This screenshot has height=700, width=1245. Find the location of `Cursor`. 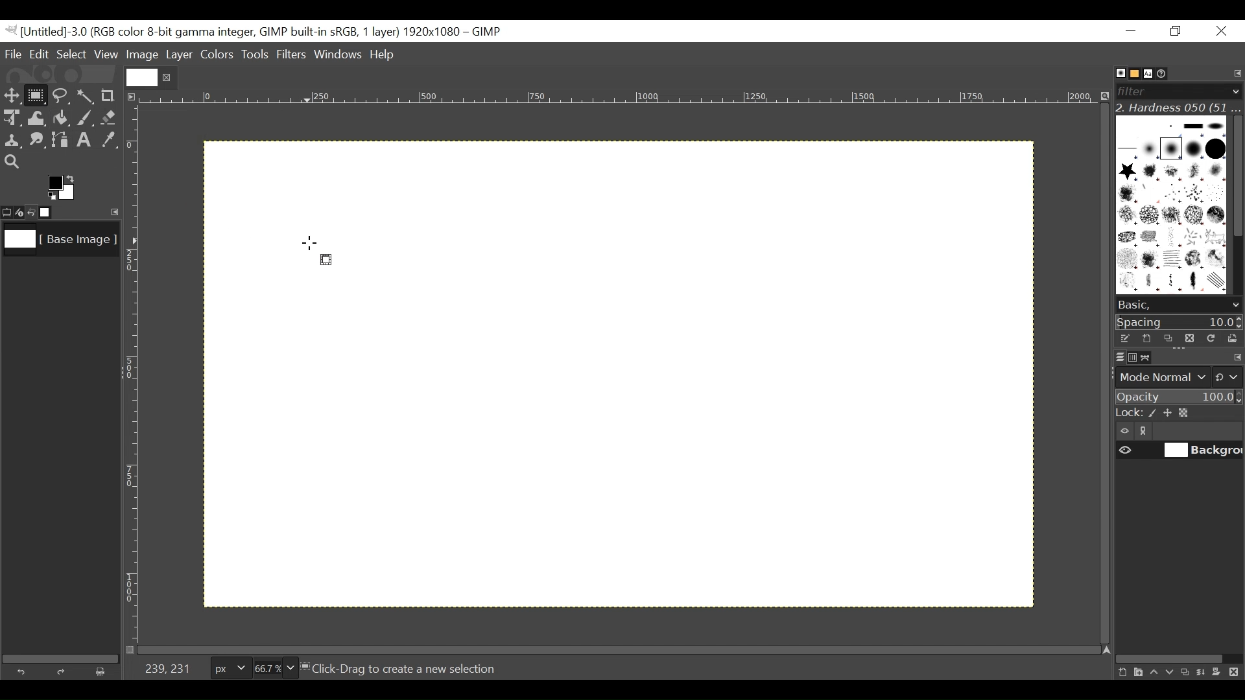

Cursor is located at coordinates (309, 242).